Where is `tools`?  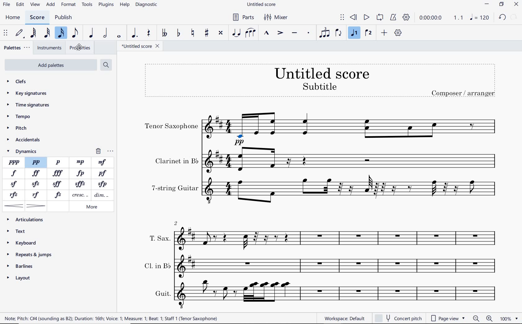 tools is located at coordinates (86, 5).